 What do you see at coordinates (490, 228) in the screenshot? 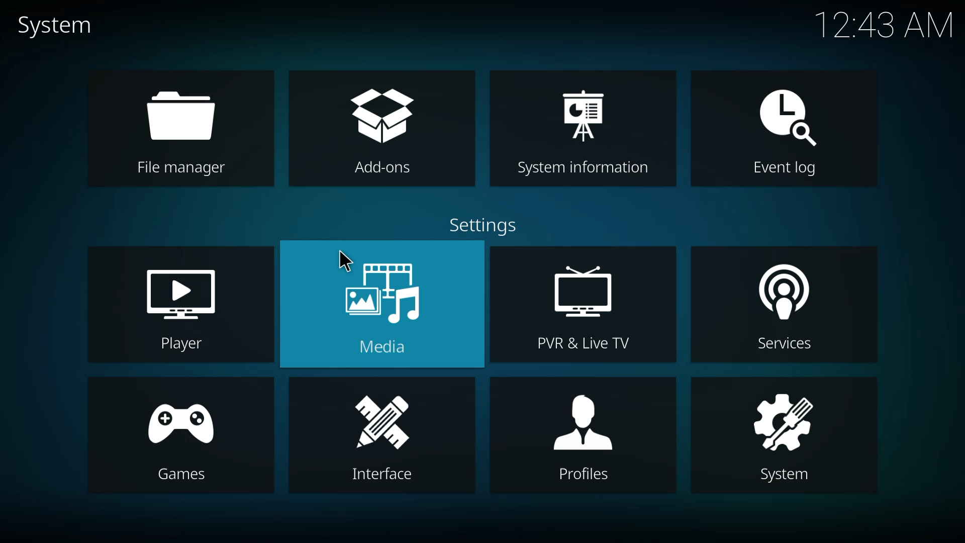
I see `settings` at bounding box center [490, 228].